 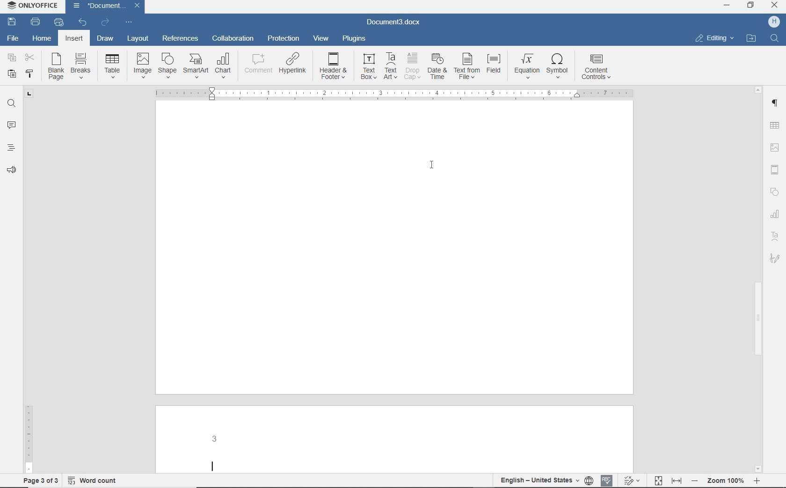 I want to click on QUICK PRINT, so click(x=60, y=22).